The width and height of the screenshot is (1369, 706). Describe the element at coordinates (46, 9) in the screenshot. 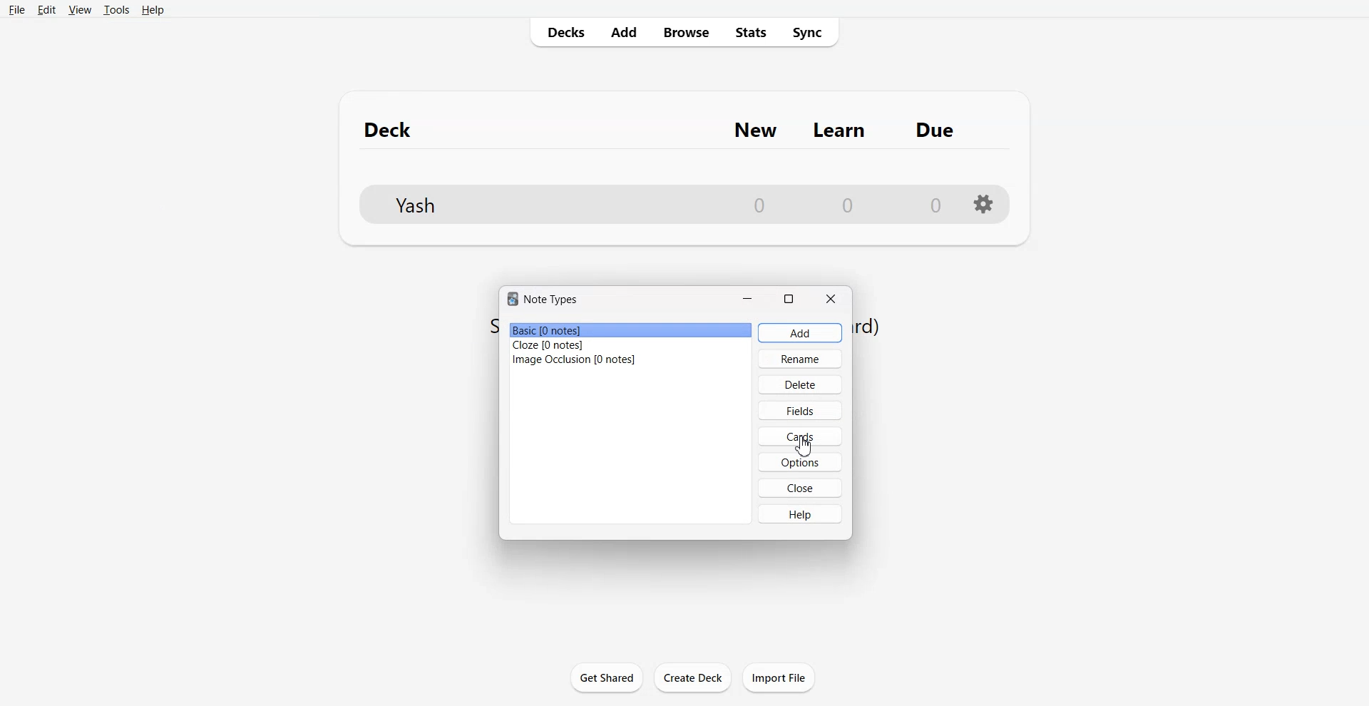

I see `Edit` at that location.